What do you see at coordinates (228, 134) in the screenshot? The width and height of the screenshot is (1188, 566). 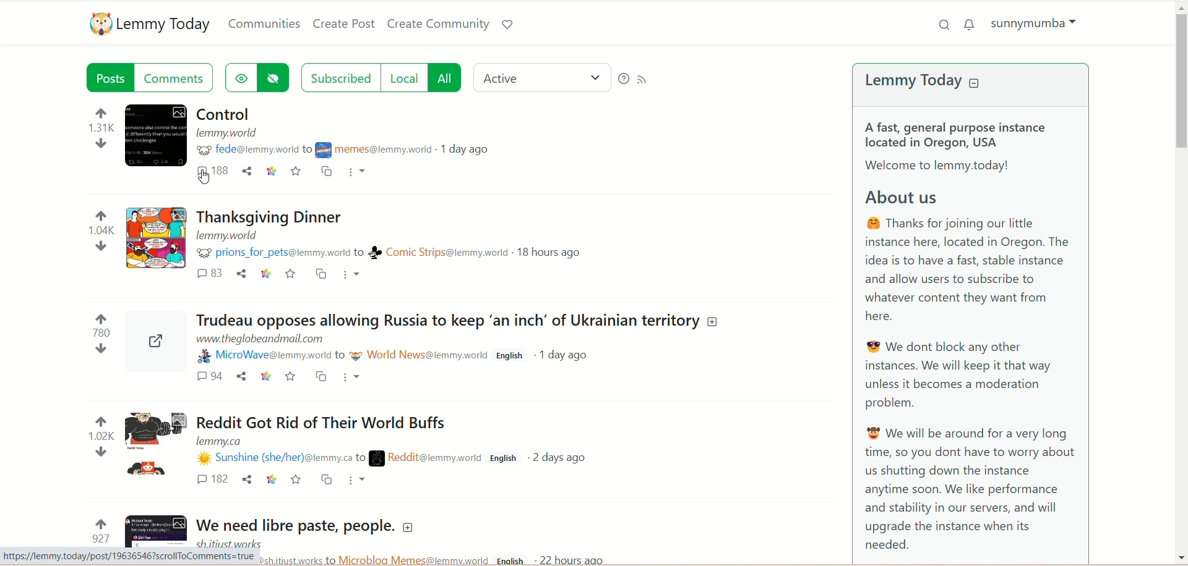 I see `URL` at bounding box center [228, 134].